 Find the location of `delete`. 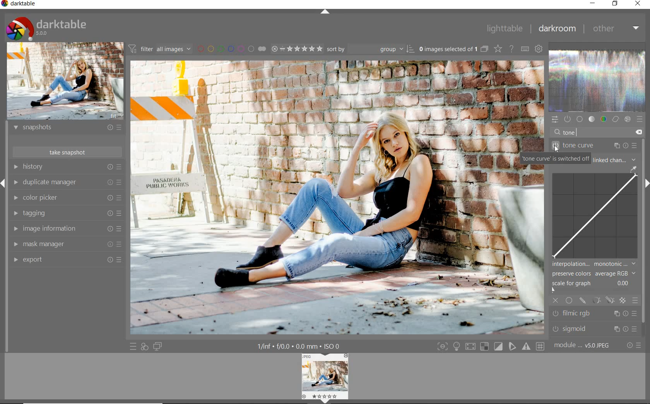

delete is located at coordinates (639, 132).